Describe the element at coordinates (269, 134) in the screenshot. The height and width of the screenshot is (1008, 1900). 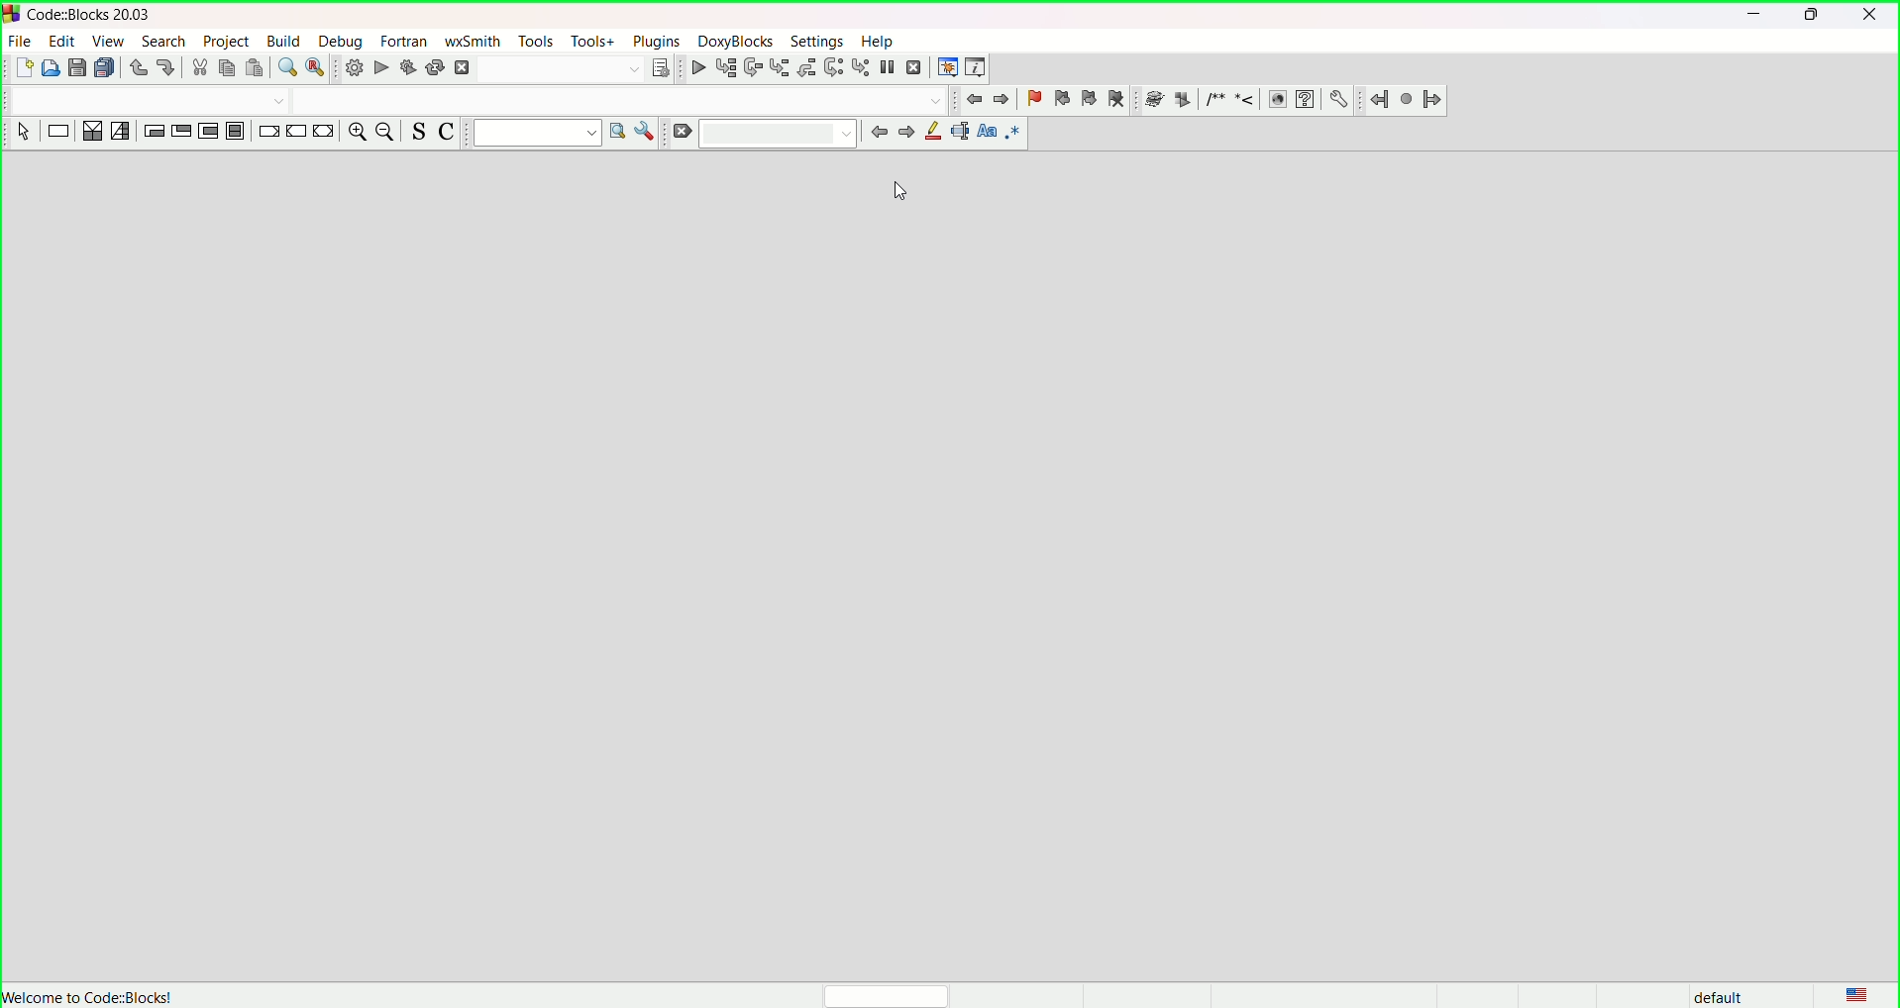
I see `break instruction` at that location.